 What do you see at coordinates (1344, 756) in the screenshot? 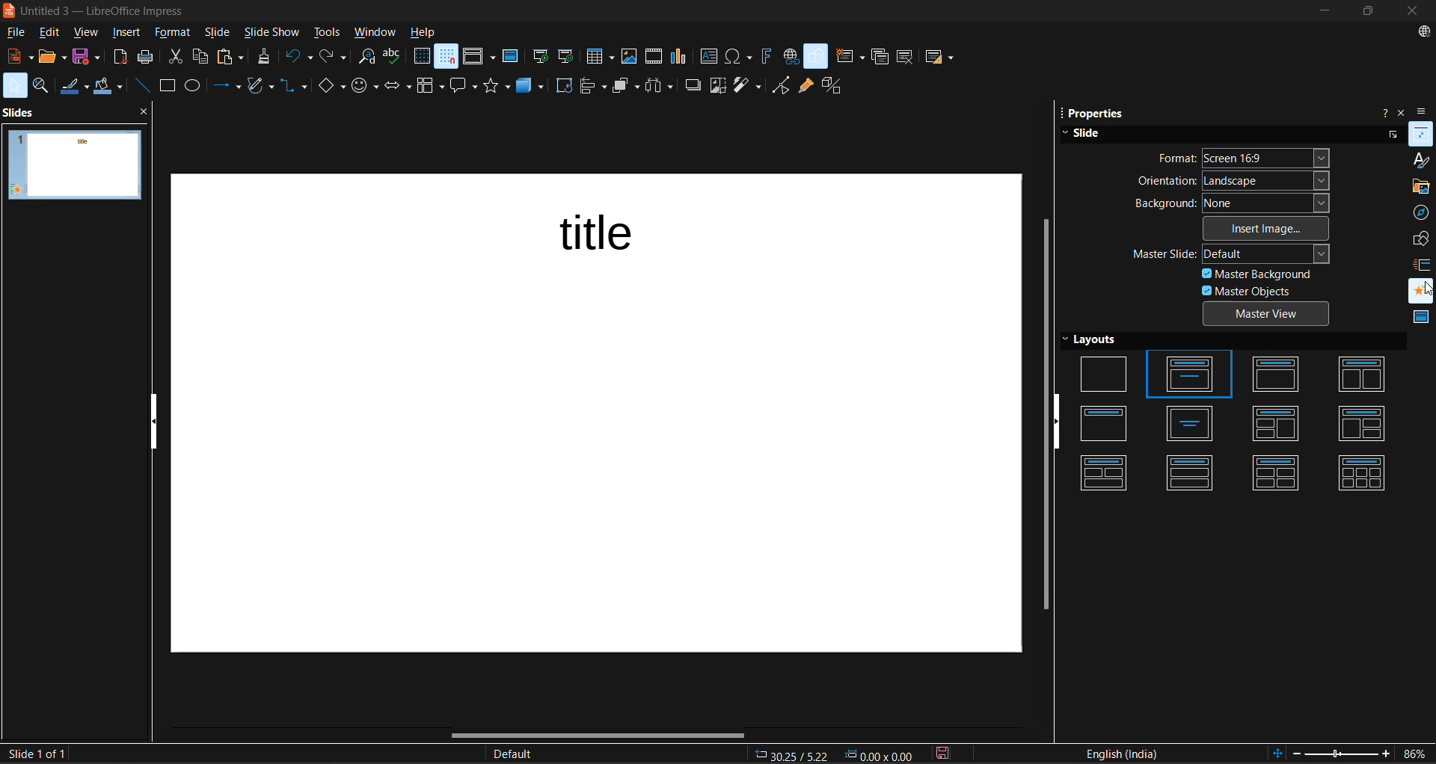
I see `zoom slider` at bounding box center [1344, 756].